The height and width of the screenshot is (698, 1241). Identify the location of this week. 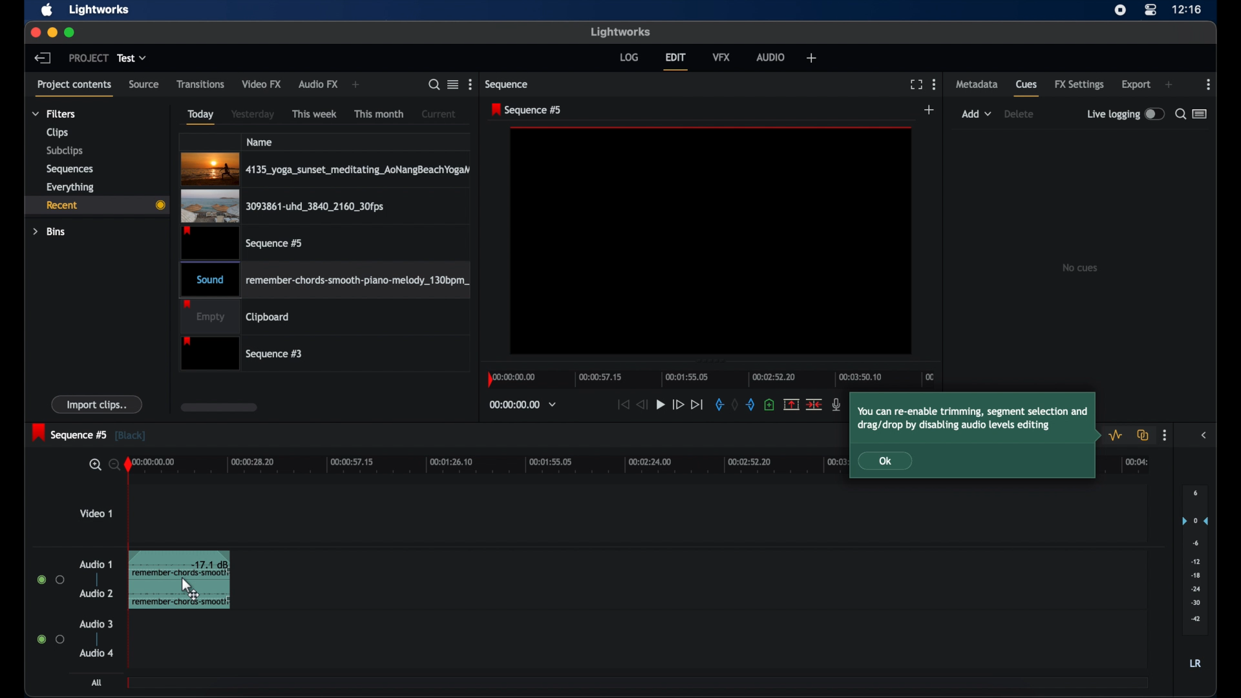
(315, 114).